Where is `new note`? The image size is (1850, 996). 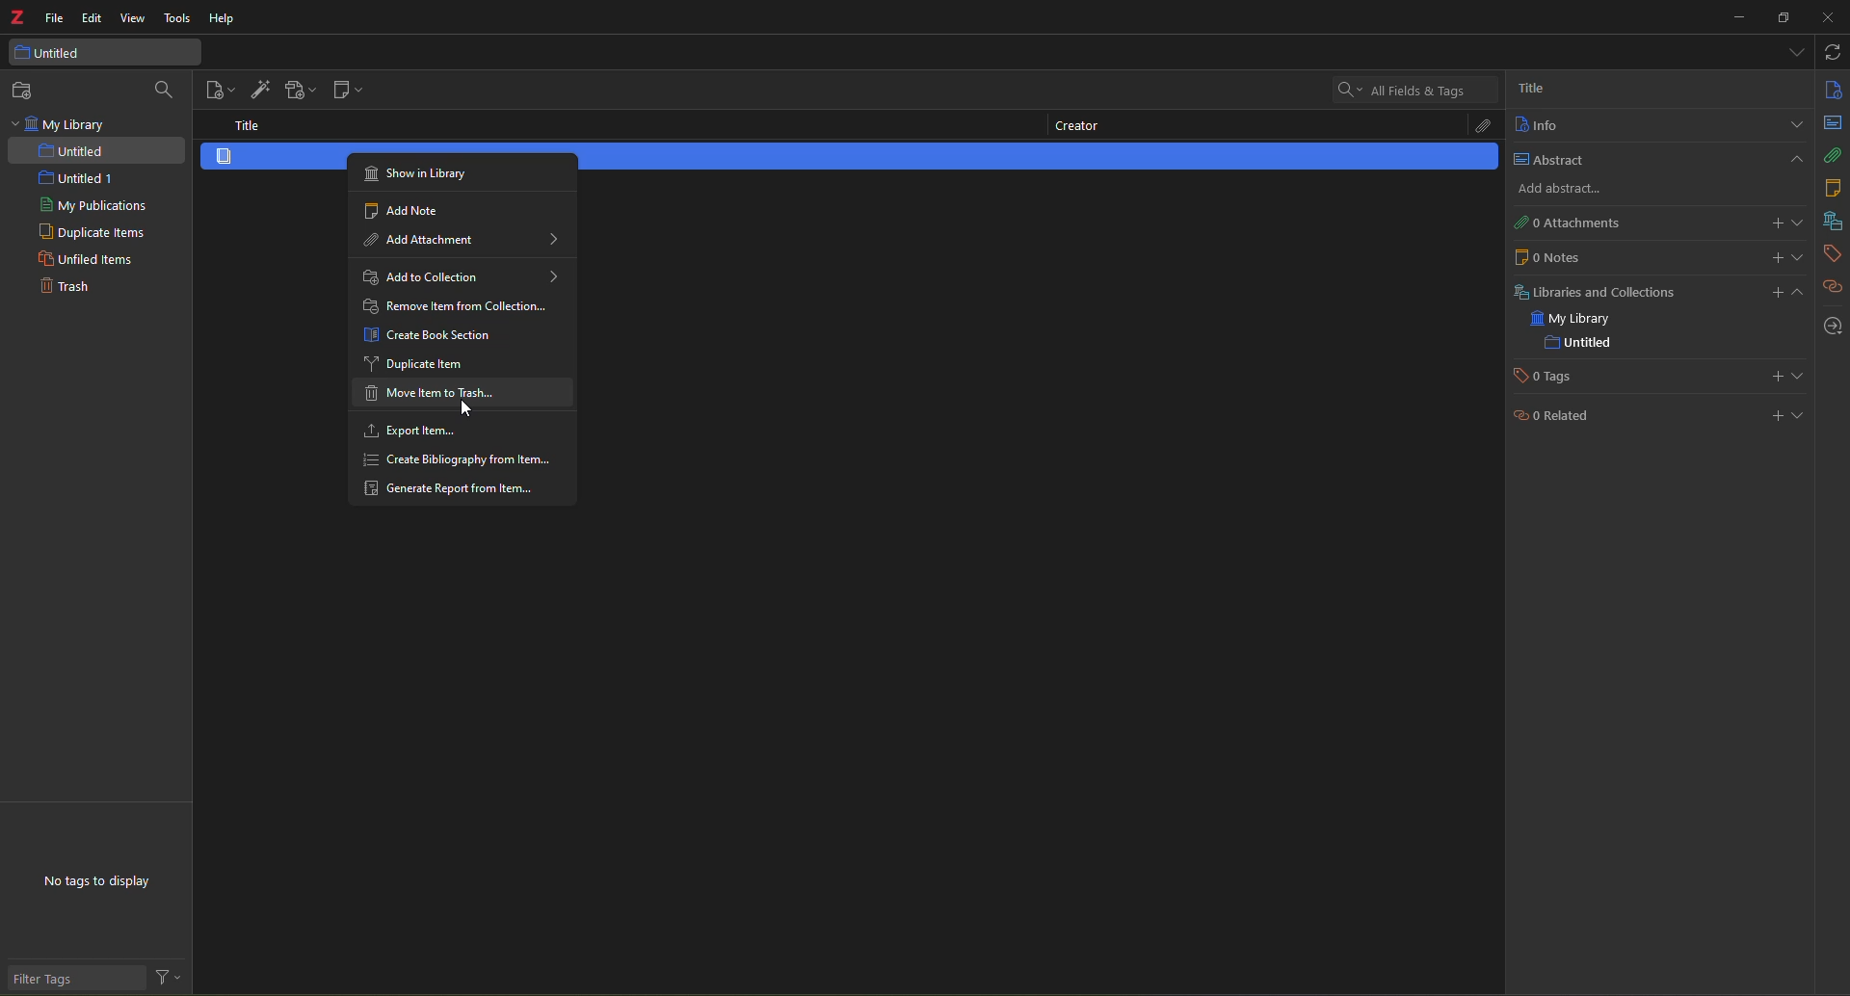
new note is located at coordinates (345, 92).